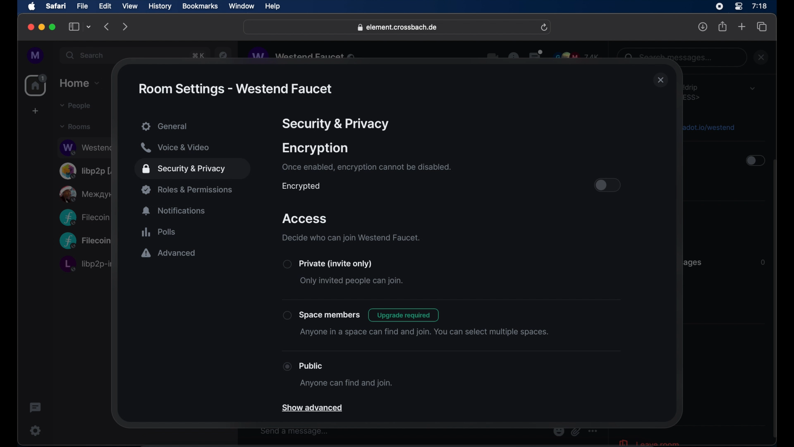 Image resolution: width=794 pixels, height=447 pixels. Describe the element at coordinates (543, 56) in the screenshot. I see `obscure icons` at that location.